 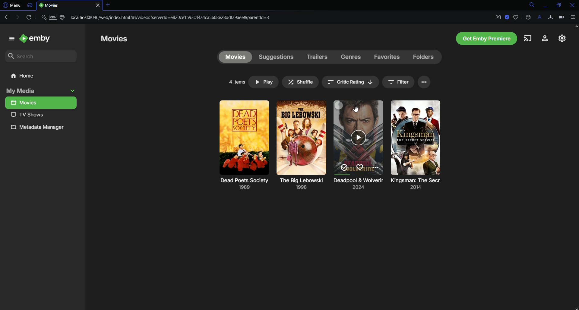 I want to click on The Big Lebowski, so click(x=417, y=184).